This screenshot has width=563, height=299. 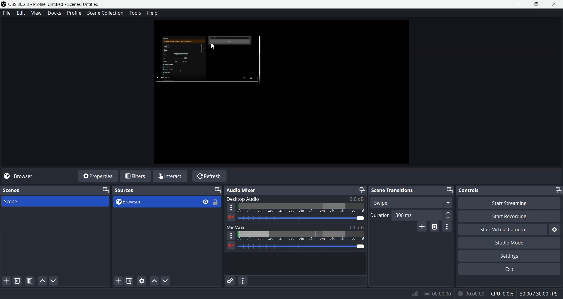 What do you see at coordinates (303, 236) in the screenshot?
I see `Volume Indicator` at bounding box center [303, 236].